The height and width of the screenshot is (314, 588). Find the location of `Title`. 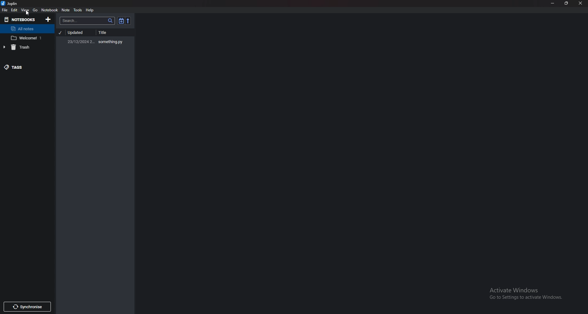

Title is located at coordinates (110, 32).